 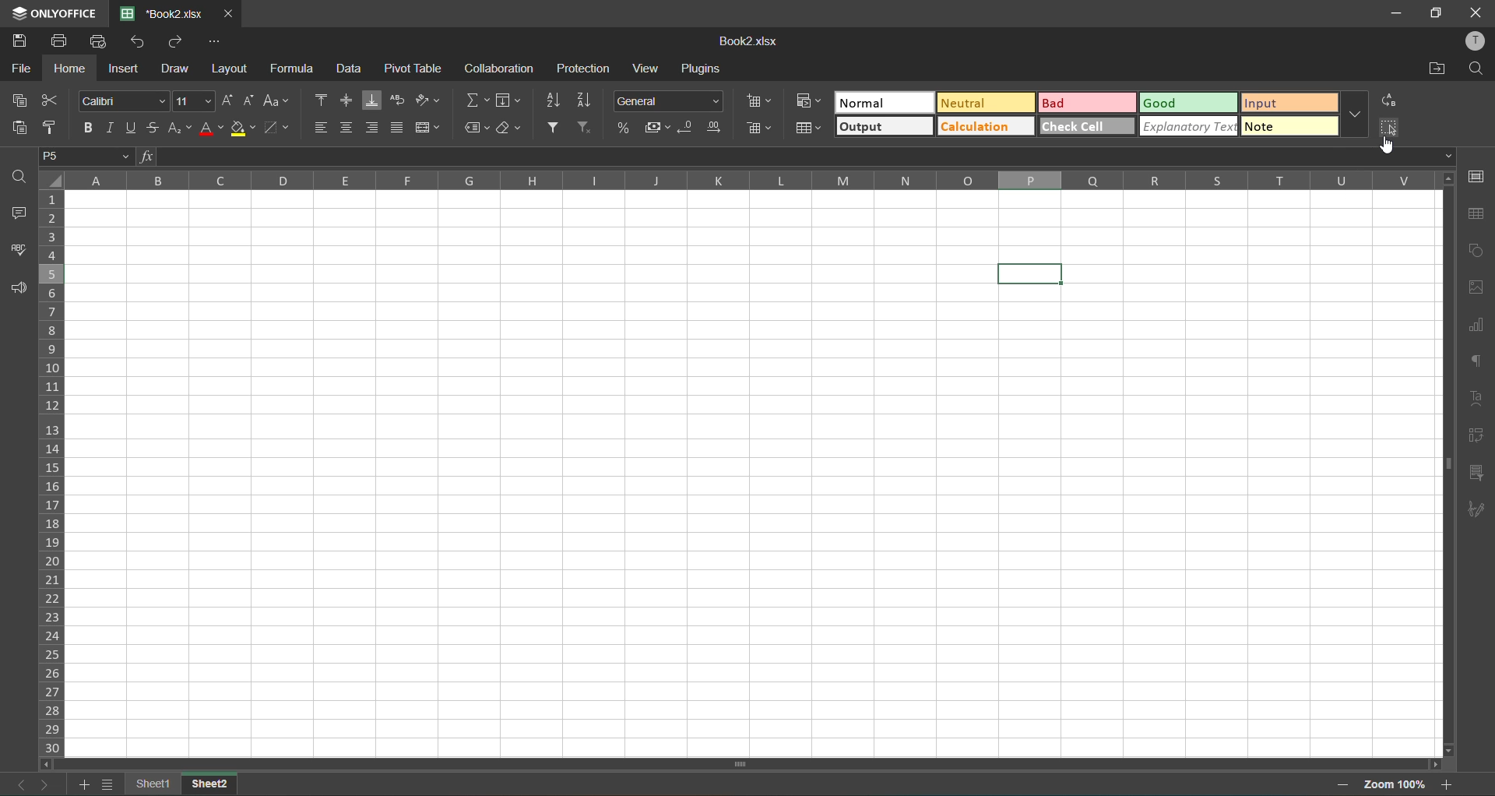 I want to click on explanatoy text, so click(x=1185, y=125).